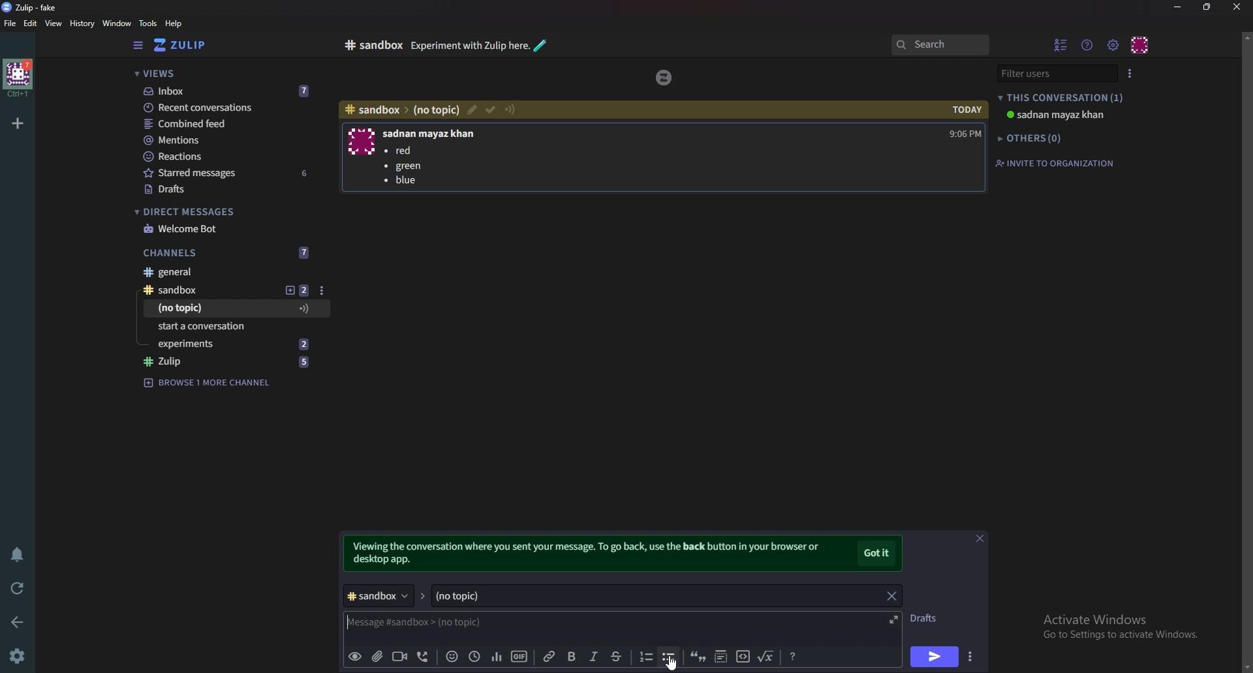  Describe the element at coordinates (54, 24) in the screenshot. I see `View` at that location.